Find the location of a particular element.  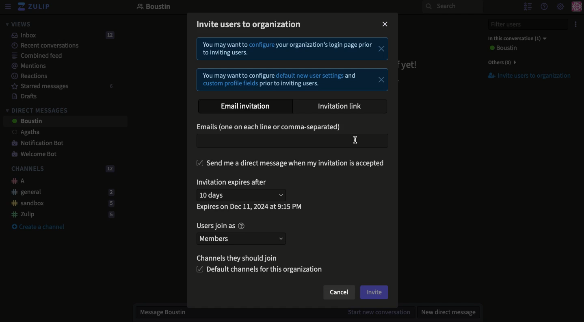

Text box is located at coordinates (291, 142).